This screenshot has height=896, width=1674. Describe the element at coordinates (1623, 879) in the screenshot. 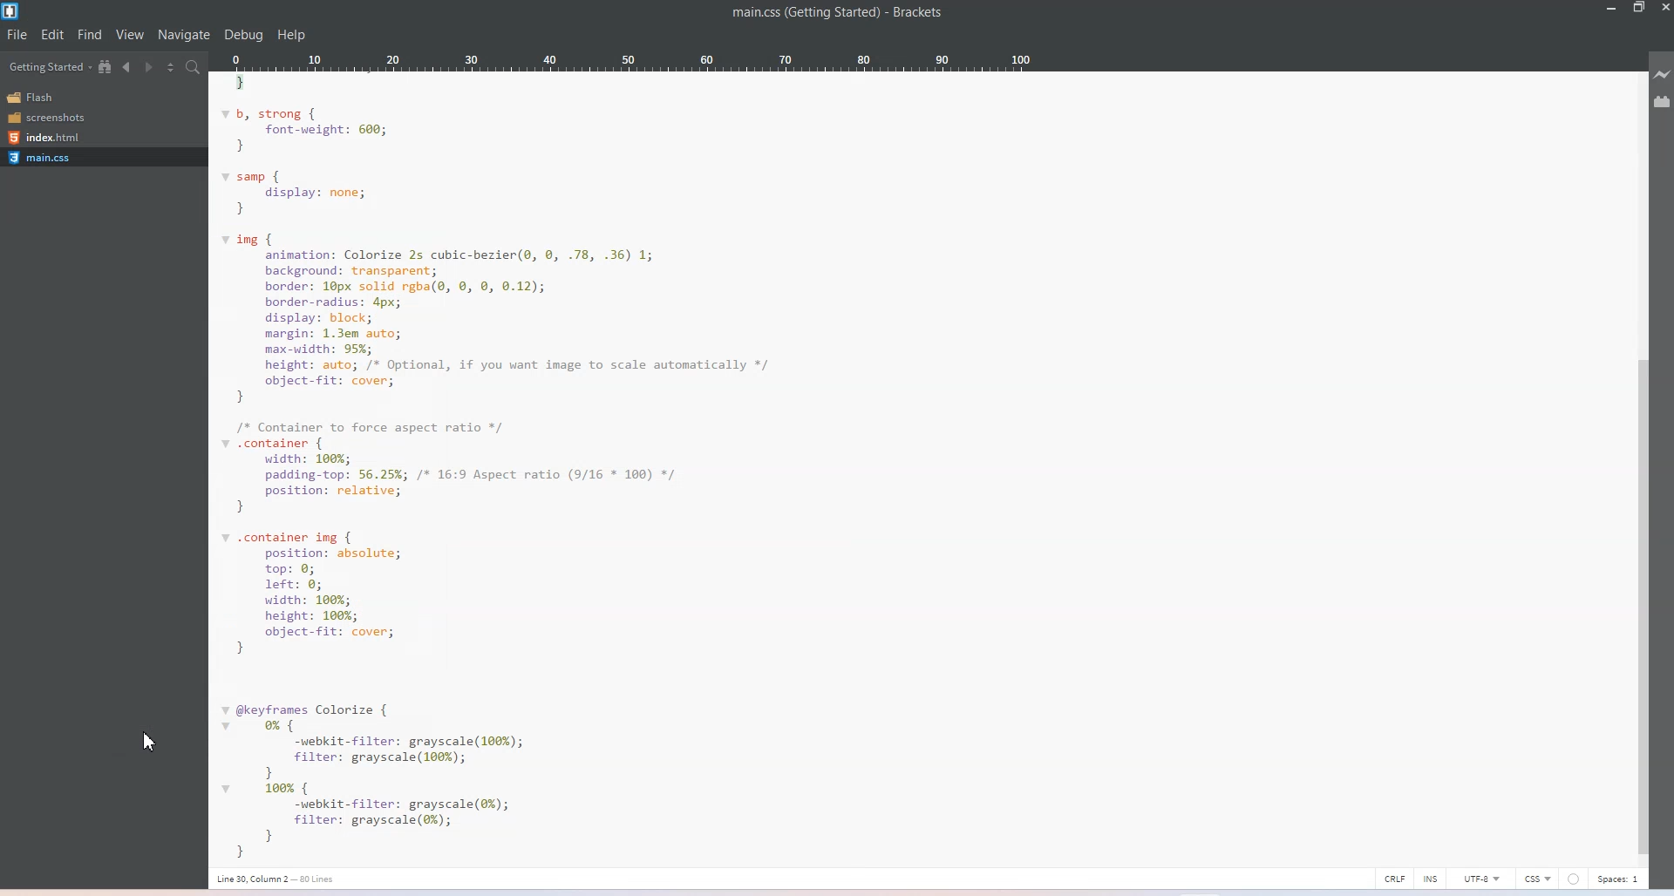

I see `Spaces 4` at that location.